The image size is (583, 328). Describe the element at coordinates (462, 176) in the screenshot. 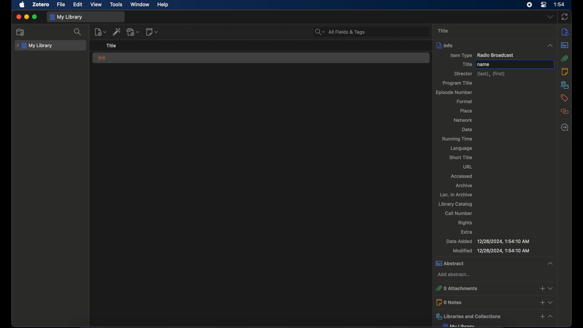

I see `accessed` at that location.